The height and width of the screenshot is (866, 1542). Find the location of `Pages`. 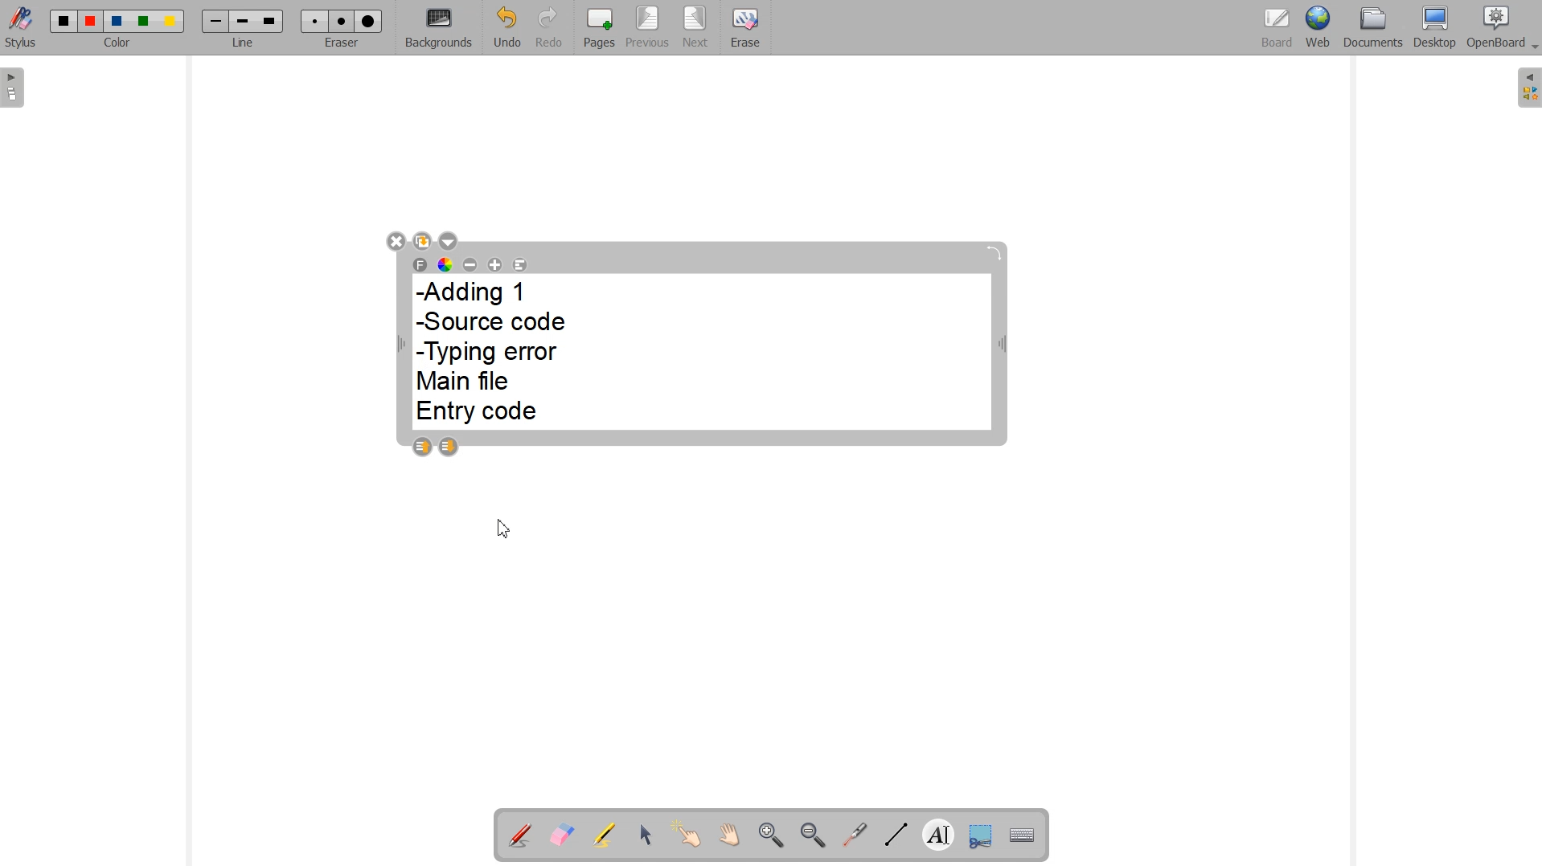

Pages is located at coordinates (600, 27).